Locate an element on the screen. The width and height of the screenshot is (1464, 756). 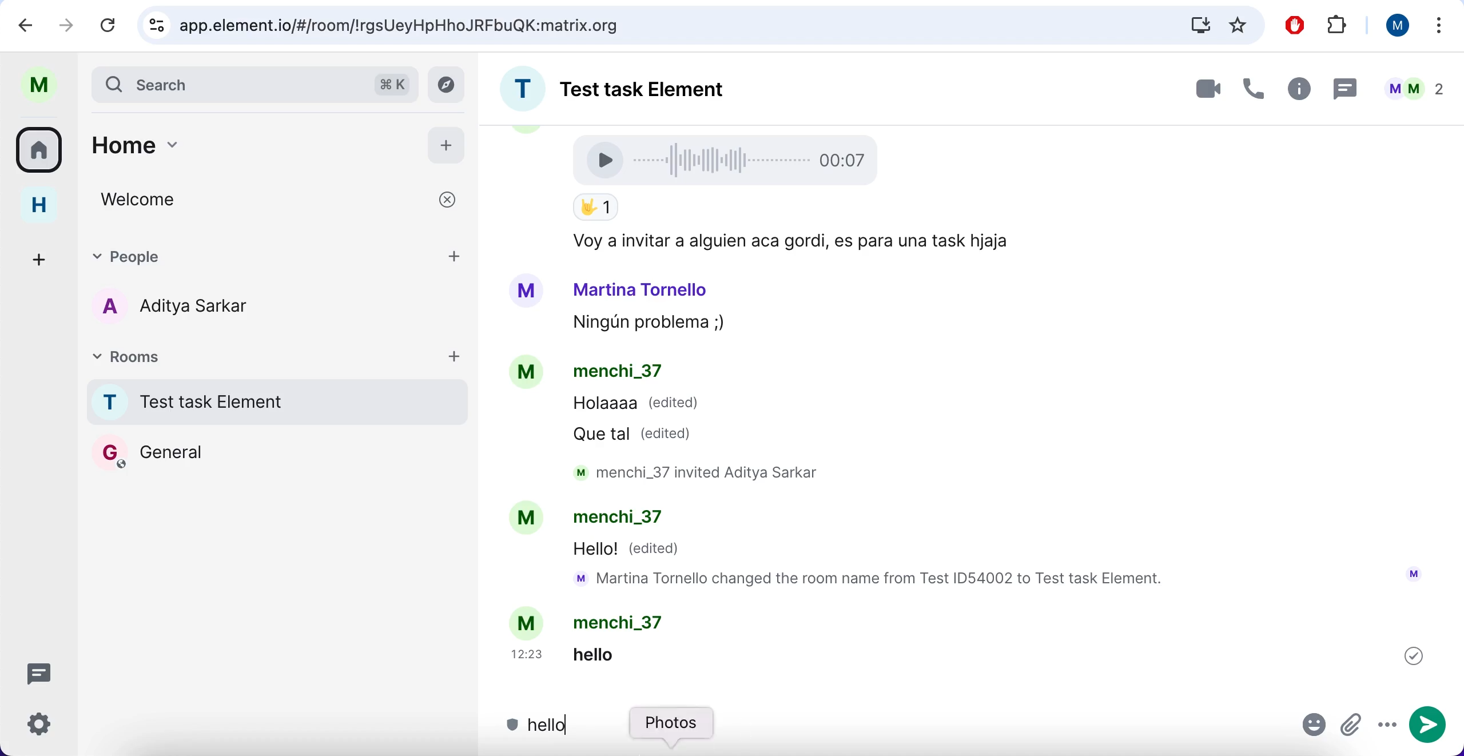
Avatar is located at coordinates (528, 374).